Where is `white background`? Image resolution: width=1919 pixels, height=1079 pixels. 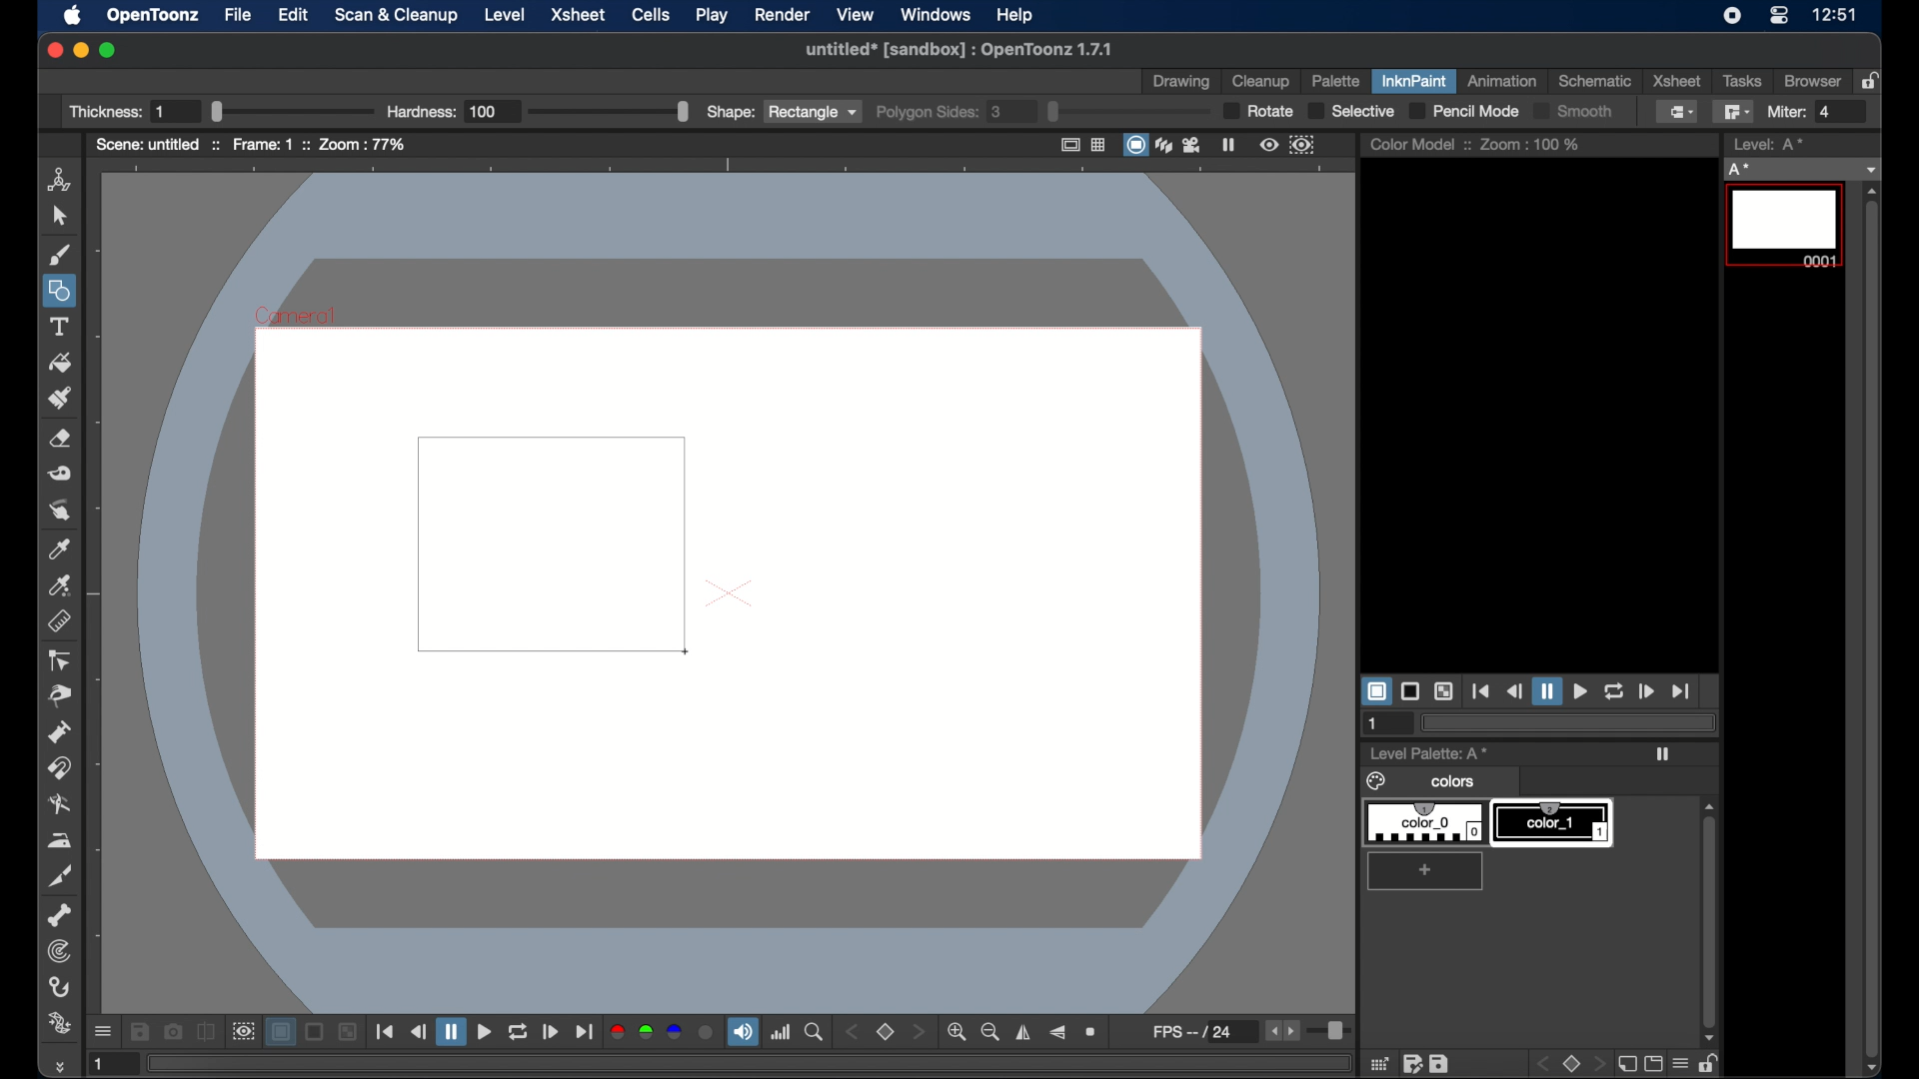 white background is located at coordinates (1375, 691).